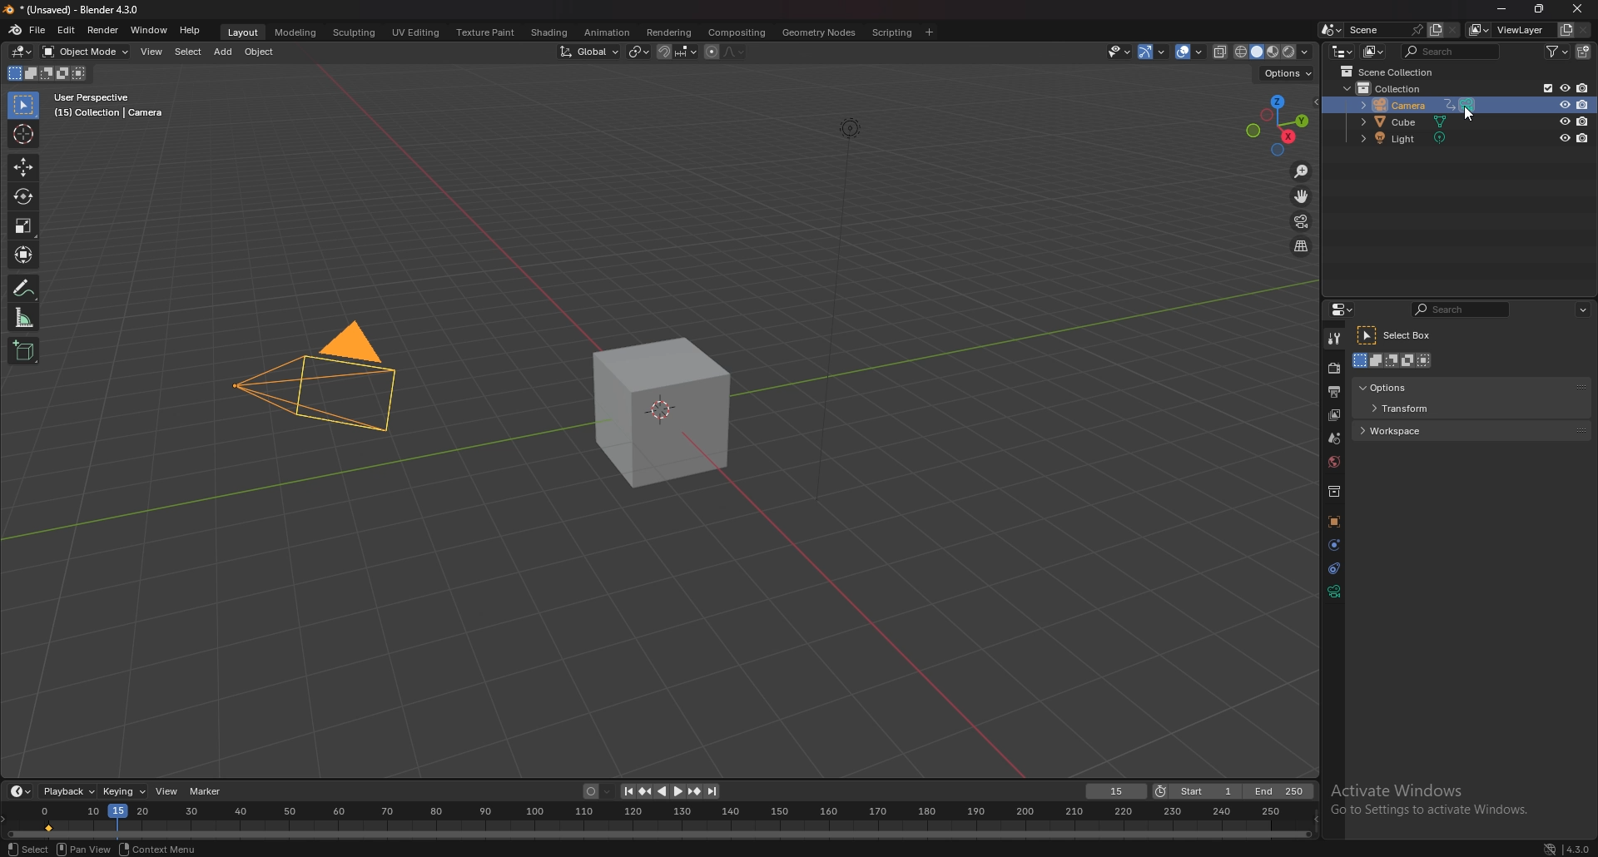 This screenshot has width=1598, height=857. I want to click on disable in renders, so click(1581, 140).